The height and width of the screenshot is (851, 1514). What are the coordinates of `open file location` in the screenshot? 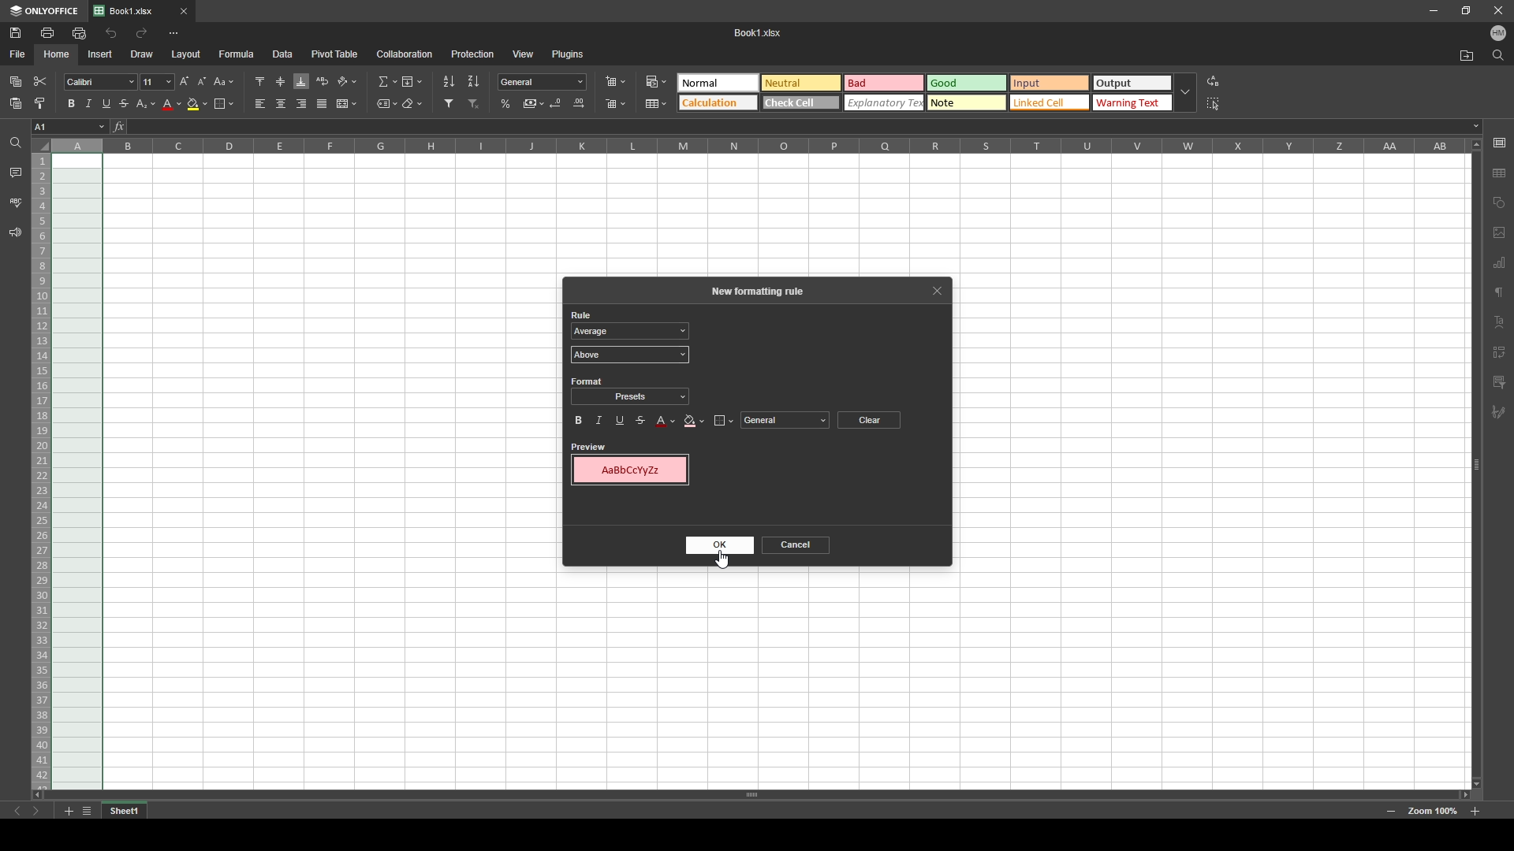 It's located at (1467, 57).